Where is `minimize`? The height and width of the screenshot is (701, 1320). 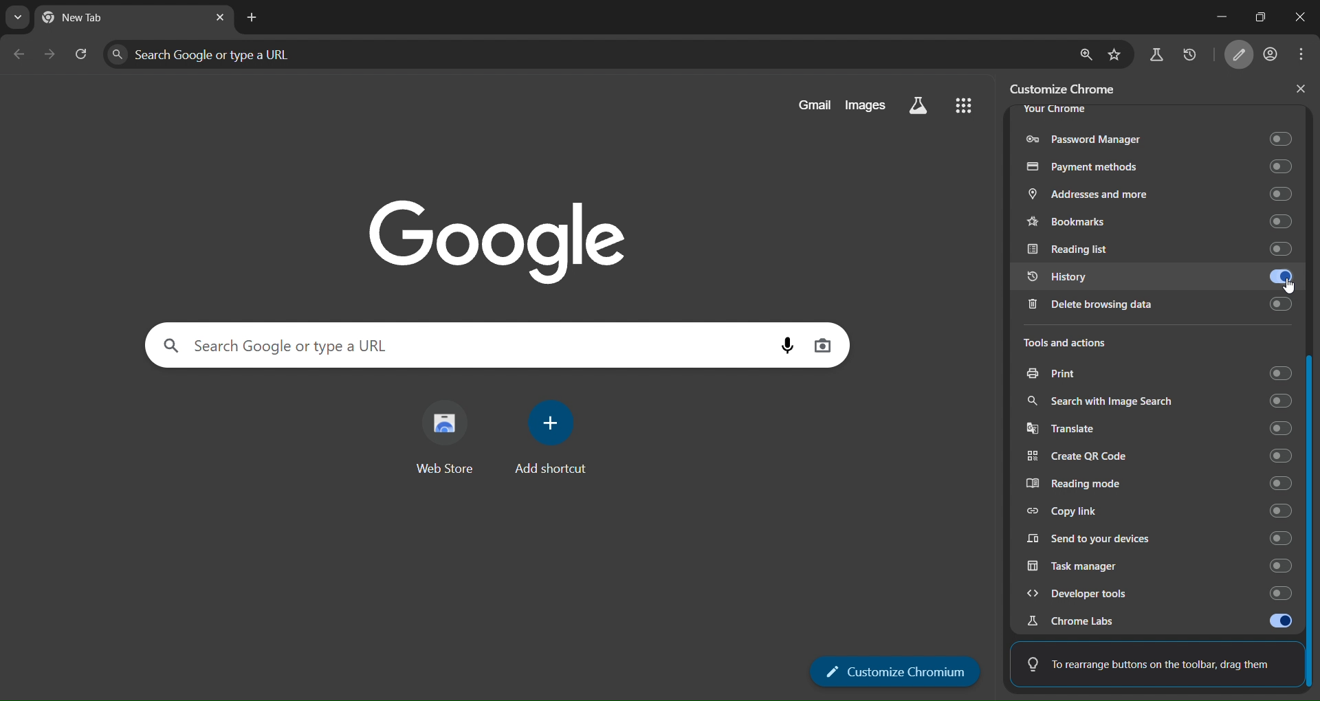
minimize is located at coordinates (1207, 18).